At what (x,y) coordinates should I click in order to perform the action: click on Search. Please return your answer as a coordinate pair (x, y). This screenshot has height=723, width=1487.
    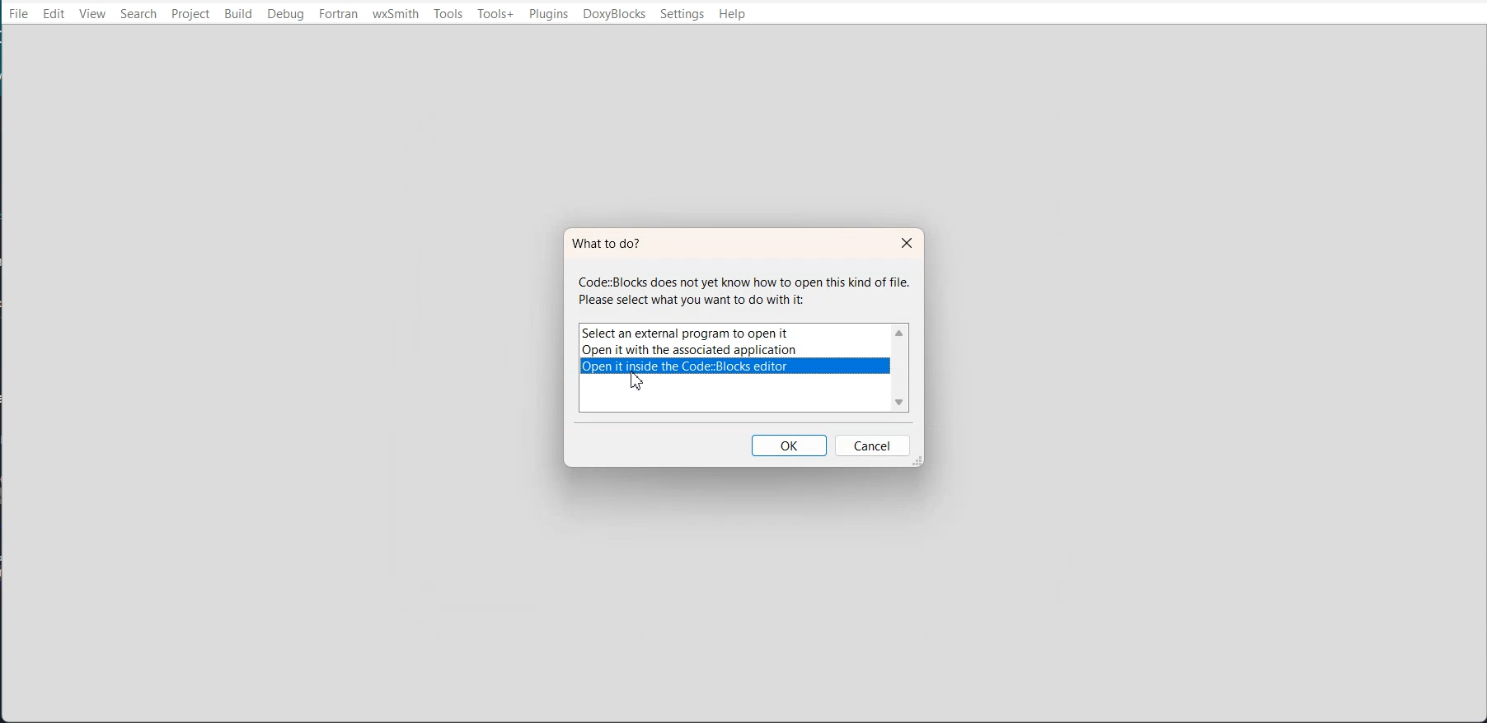
    Looking at the image, I should click on (138, 13).